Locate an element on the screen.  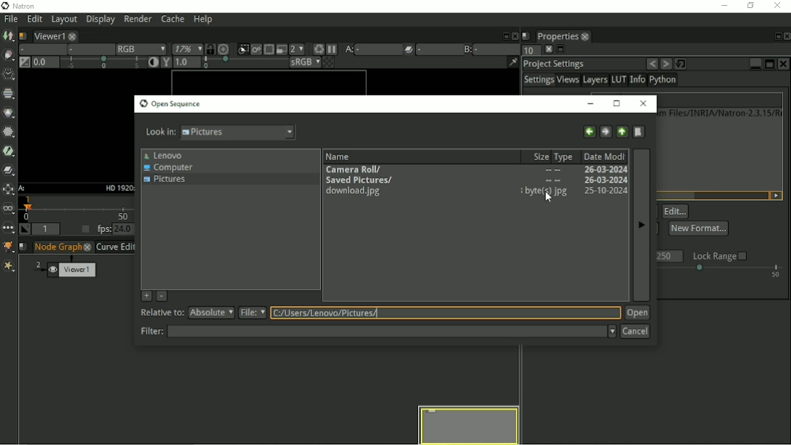
Info is located at coordinates (637, 80).